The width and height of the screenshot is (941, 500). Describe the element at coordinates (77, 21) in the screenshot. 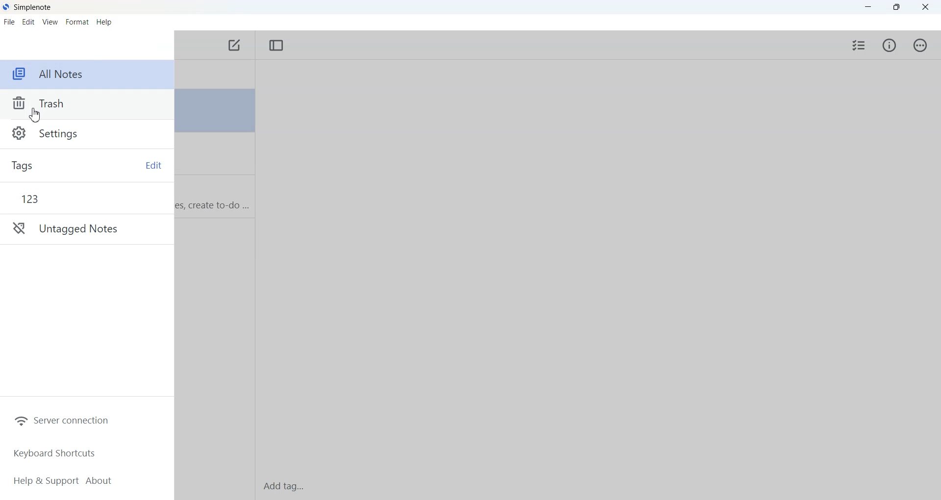

I see `Format` at that location.